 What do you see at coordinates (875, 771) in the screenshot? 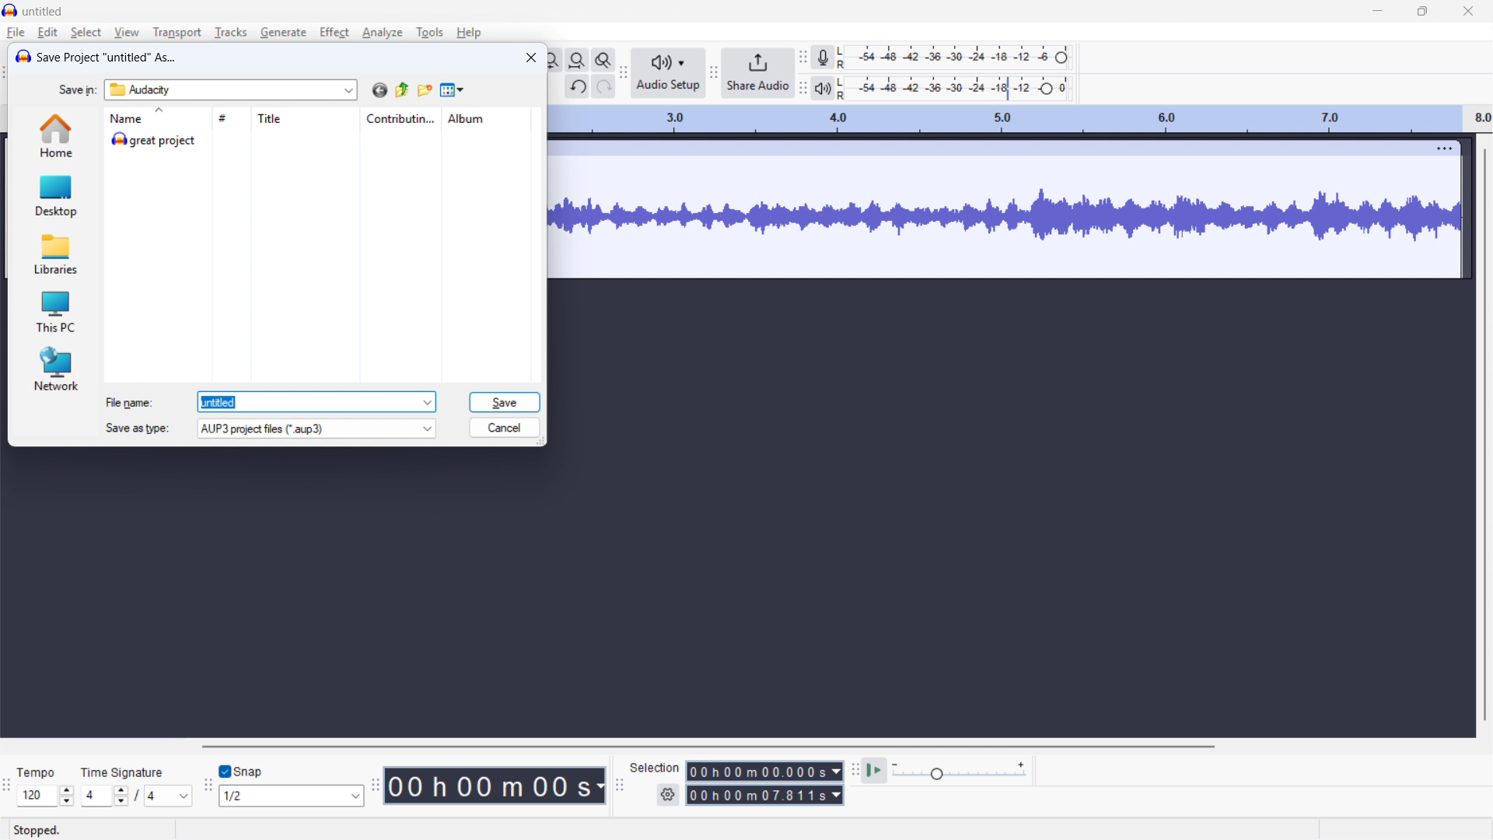
I see `play at speed` at bounding box center [875, 771].